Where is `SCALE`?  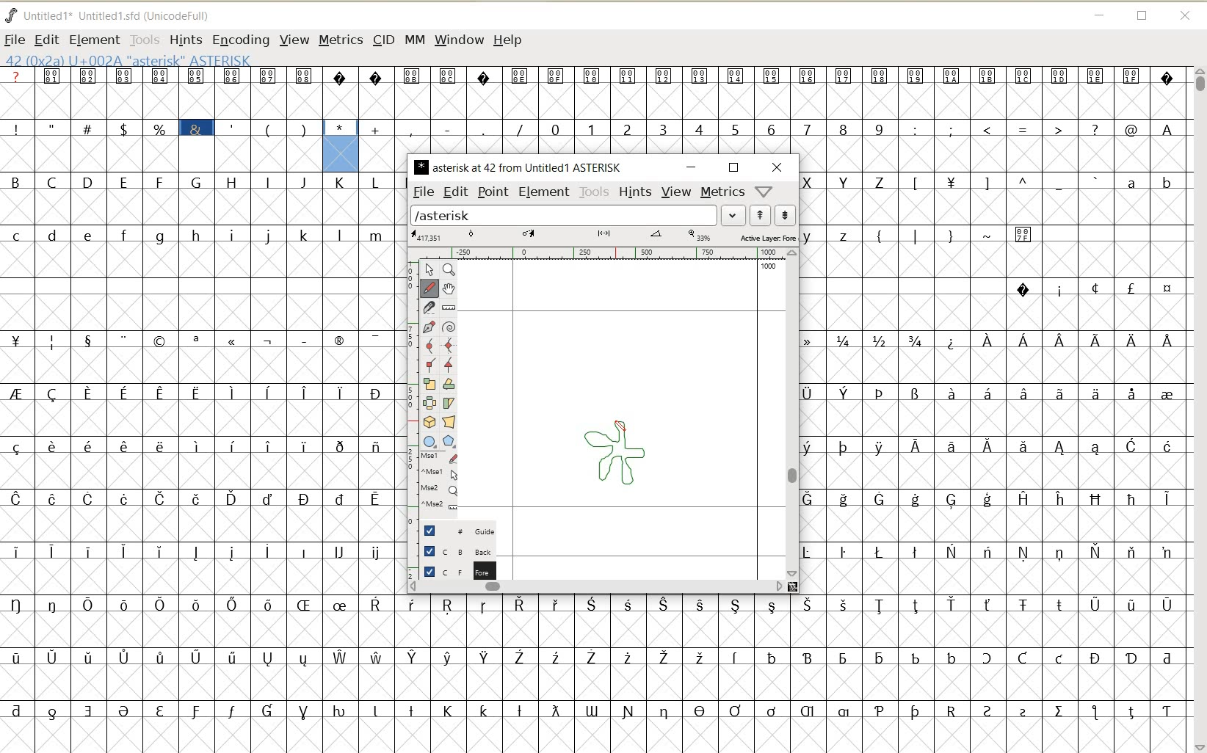
SCALE is located at coordinates (413, 388).